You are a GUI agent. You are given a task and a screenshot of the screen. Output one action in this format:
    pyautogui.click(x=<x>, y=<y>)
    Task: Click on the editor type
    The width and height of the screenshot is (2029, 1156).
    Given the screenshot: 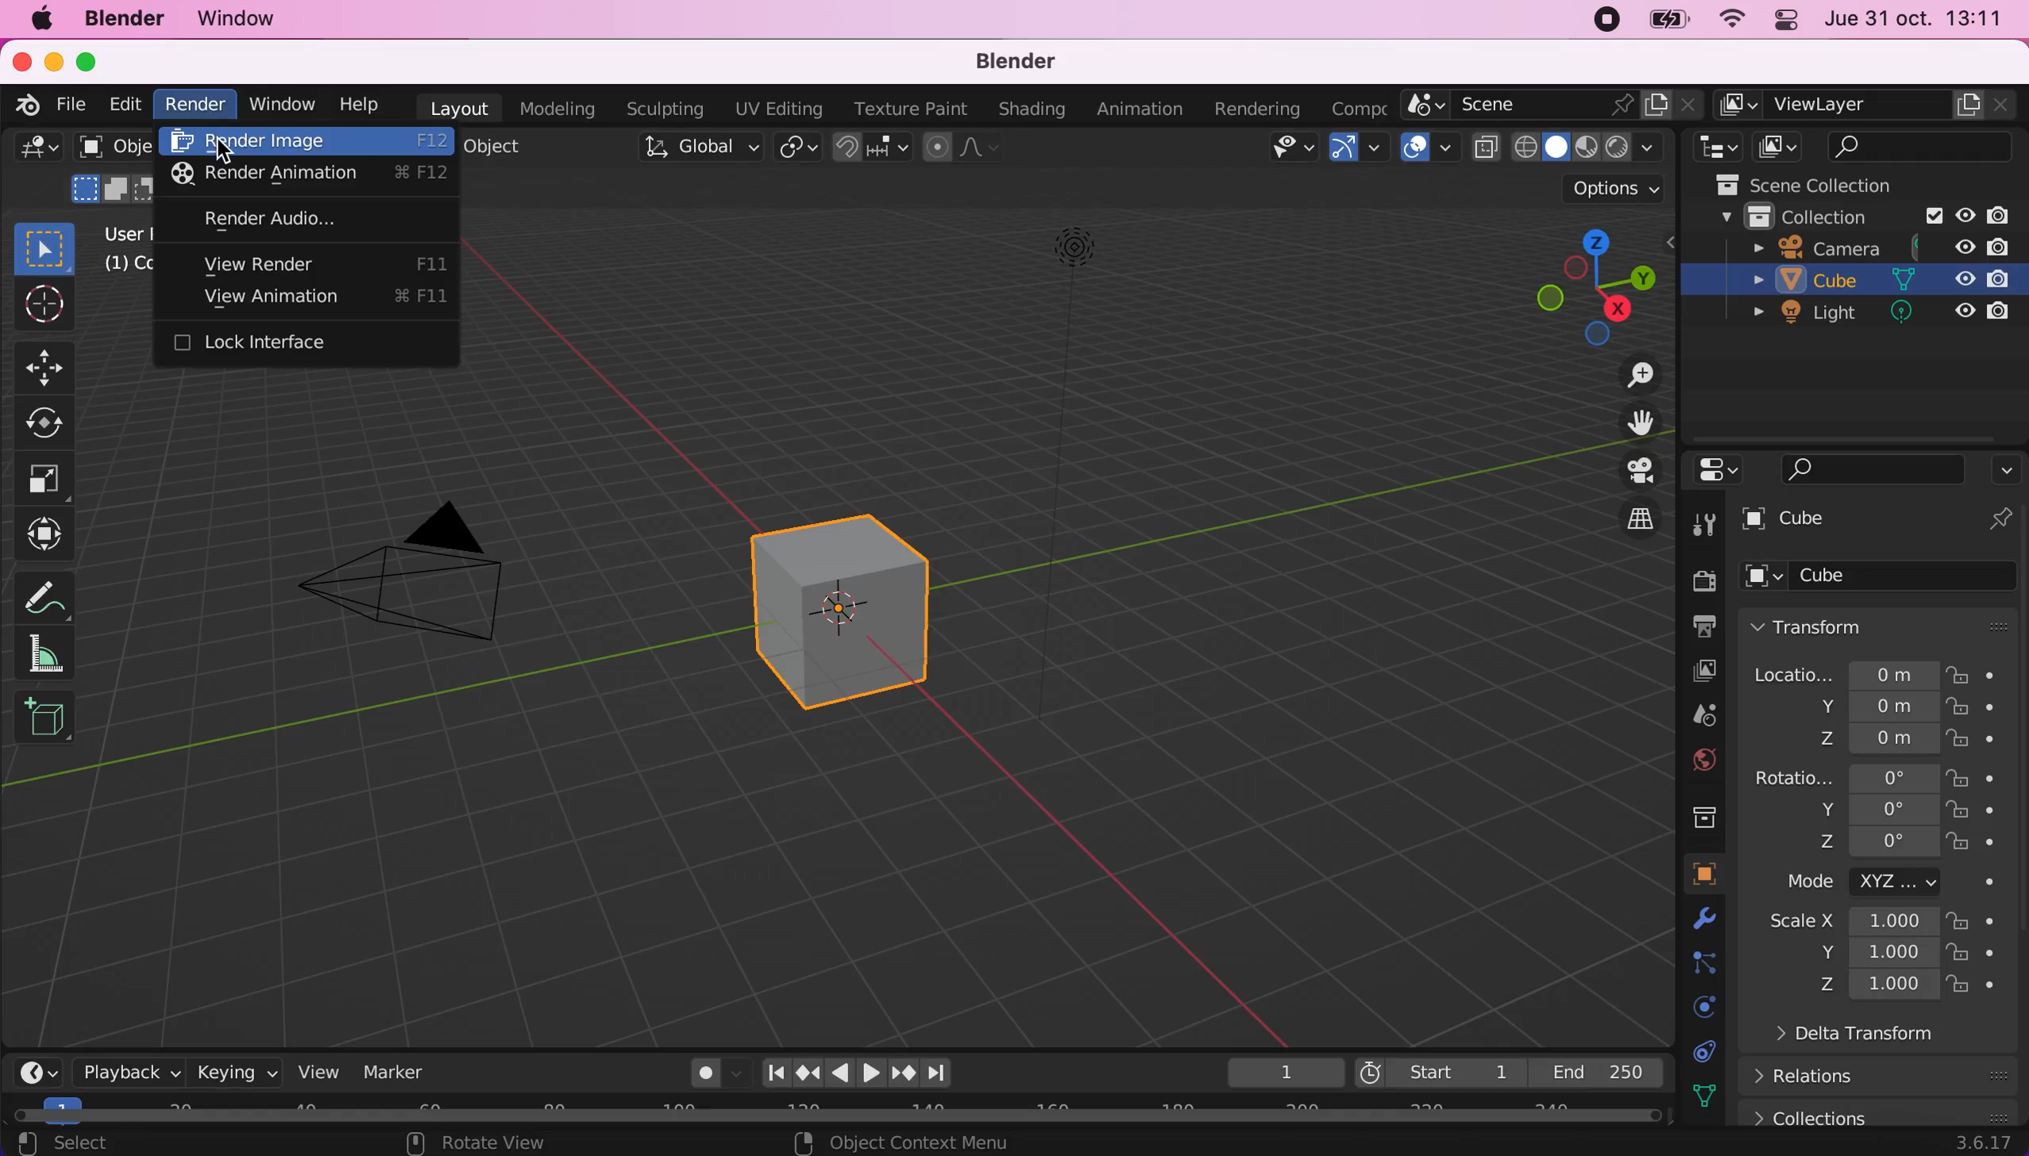 What is the action you would take?
    pyautogui.click(x=1713, y=146)
    